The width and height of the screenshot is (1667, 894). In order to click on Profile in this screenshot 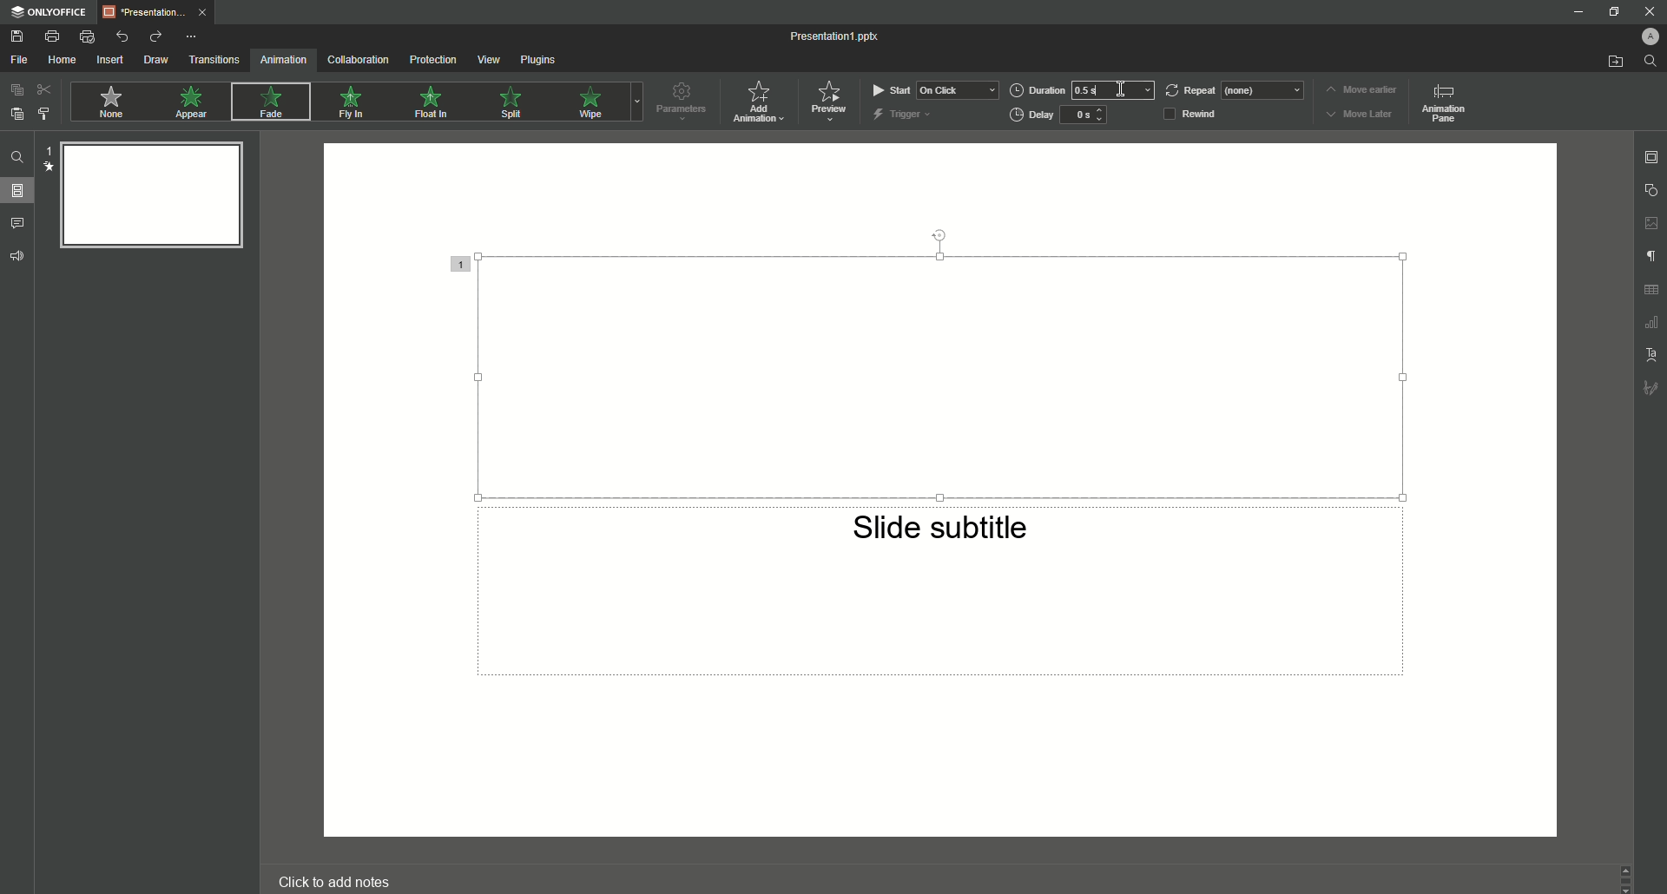, I will do `click(1649, 36)`.